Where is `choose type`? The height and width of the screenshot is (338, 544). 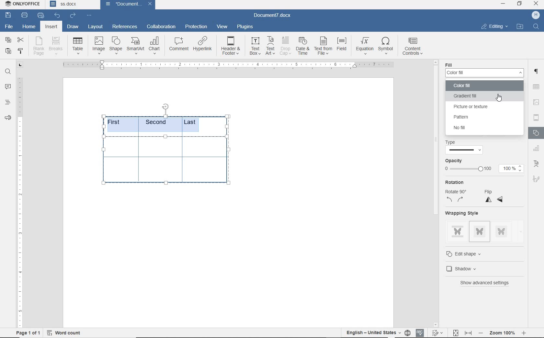
choose type is located at coordinates (464, 150).